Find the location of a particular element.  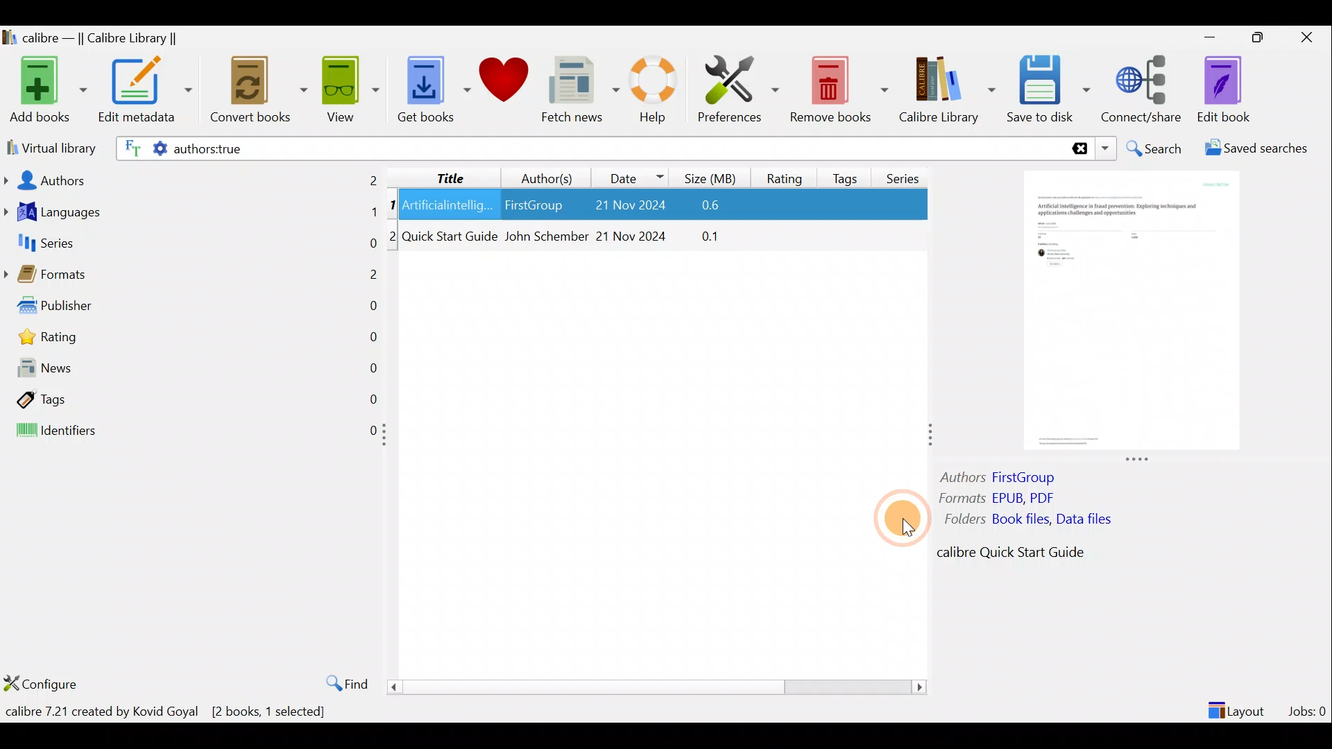

Calibre library is located at coordinates (946, 87).